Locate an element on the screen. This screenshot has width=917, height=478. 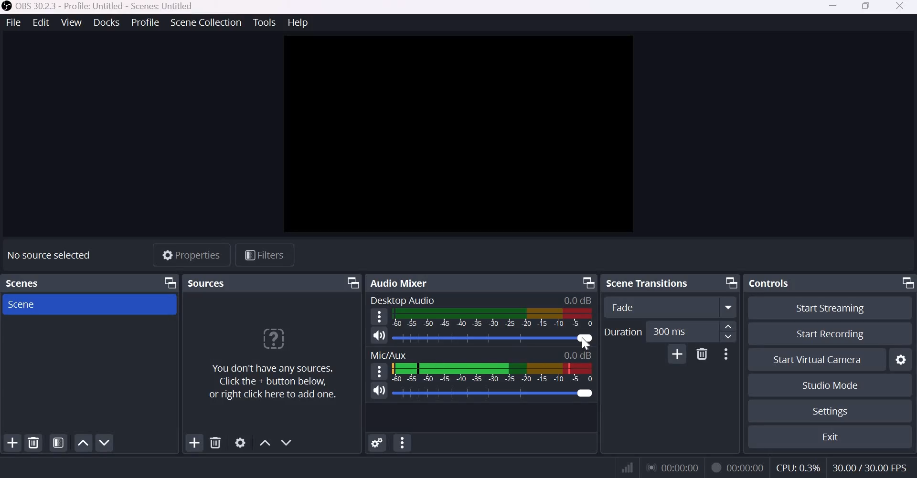
Open source filters is located at coordinates (265, 254).